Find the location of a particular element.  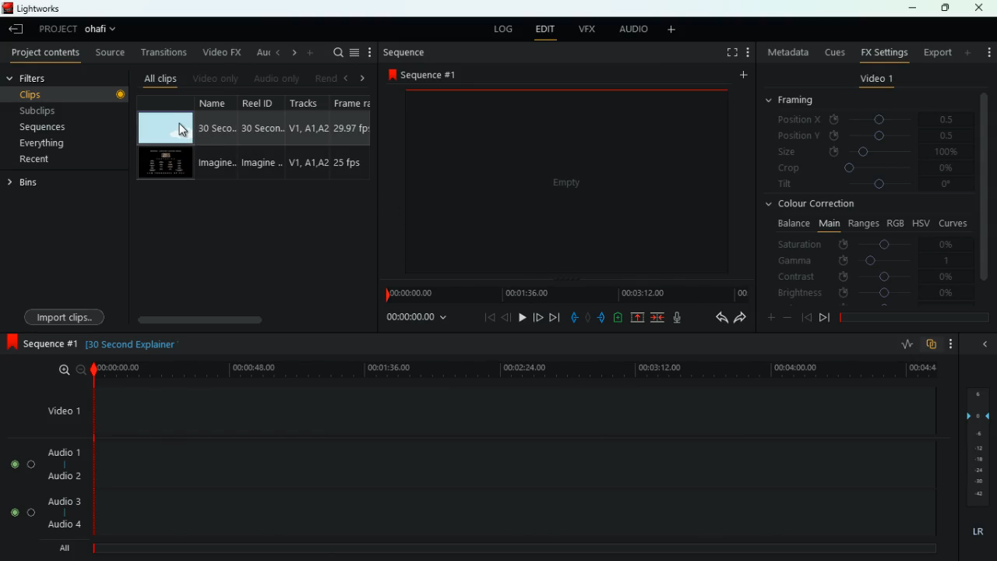

more is located at coordinates (955, 344).